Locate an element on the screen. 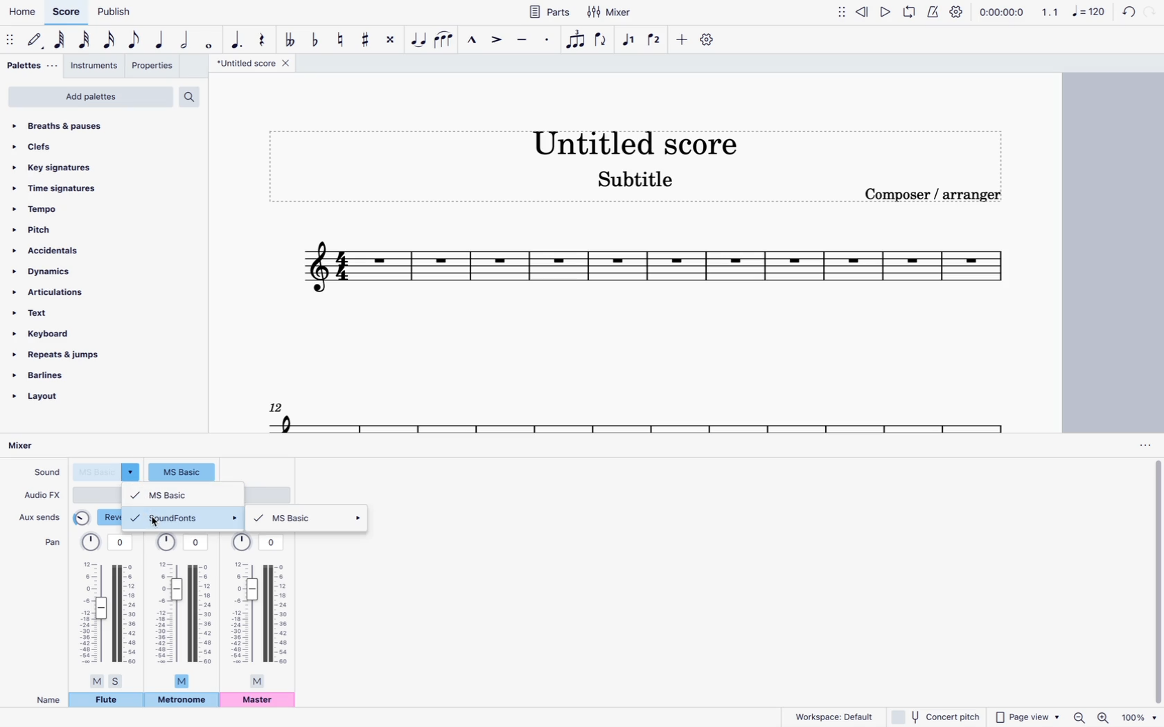  properties is located at coordinates (154, 67).